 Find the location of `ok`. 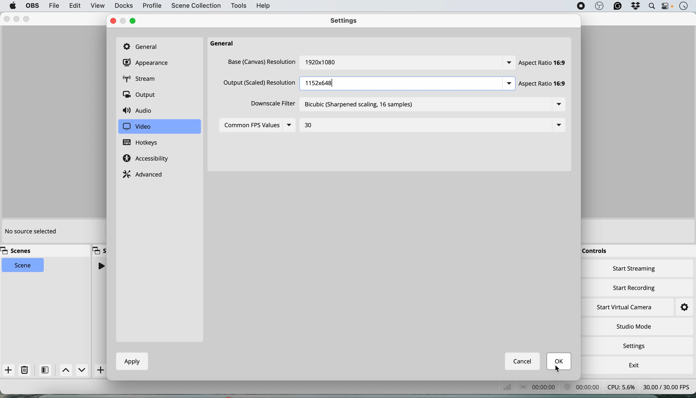

ok is located at coordinates (560, 362).